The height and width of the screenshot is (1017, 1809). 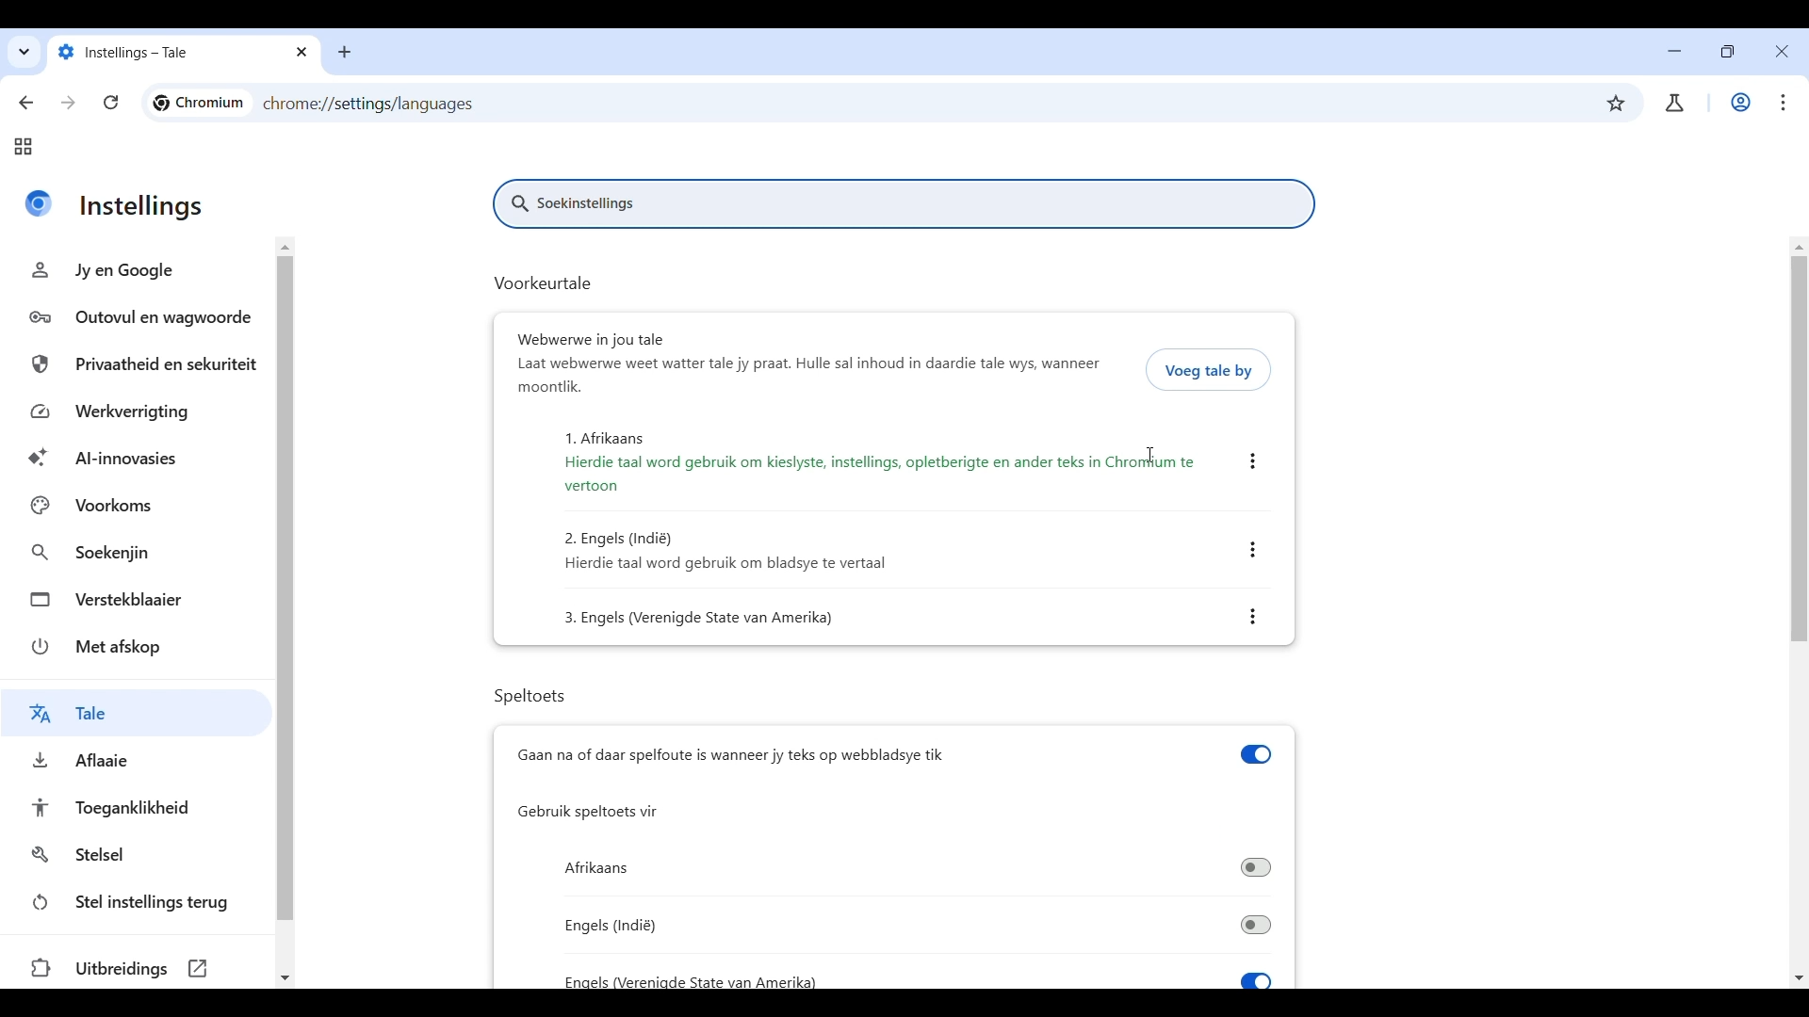 I want to click on close tab, so click(x=301, y=54).